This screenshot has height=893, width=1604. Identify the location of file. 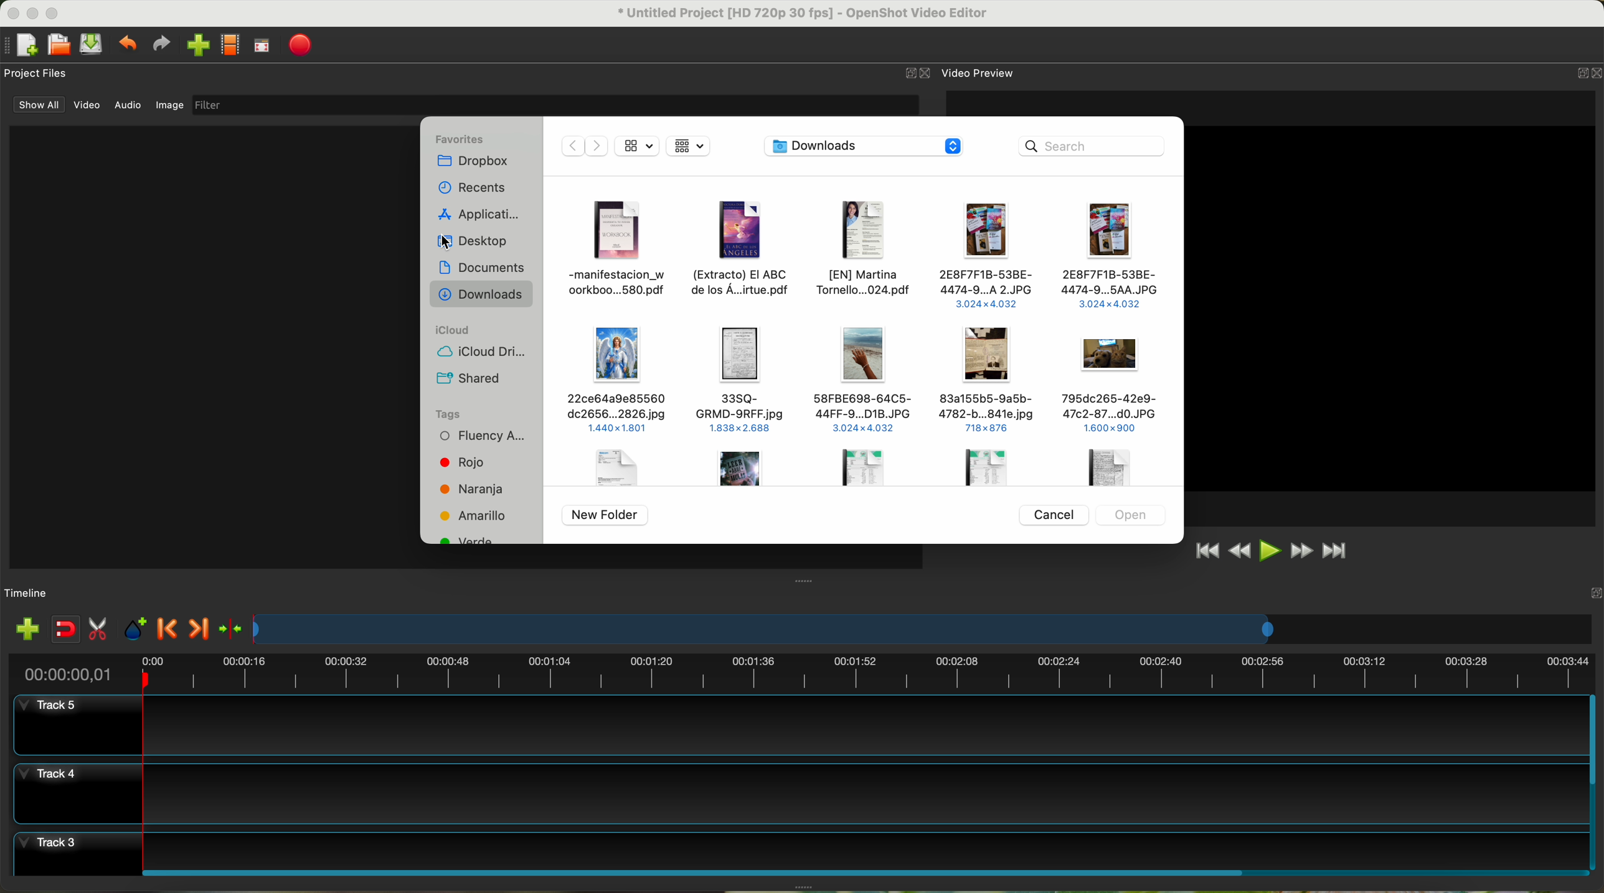
(981, 464).